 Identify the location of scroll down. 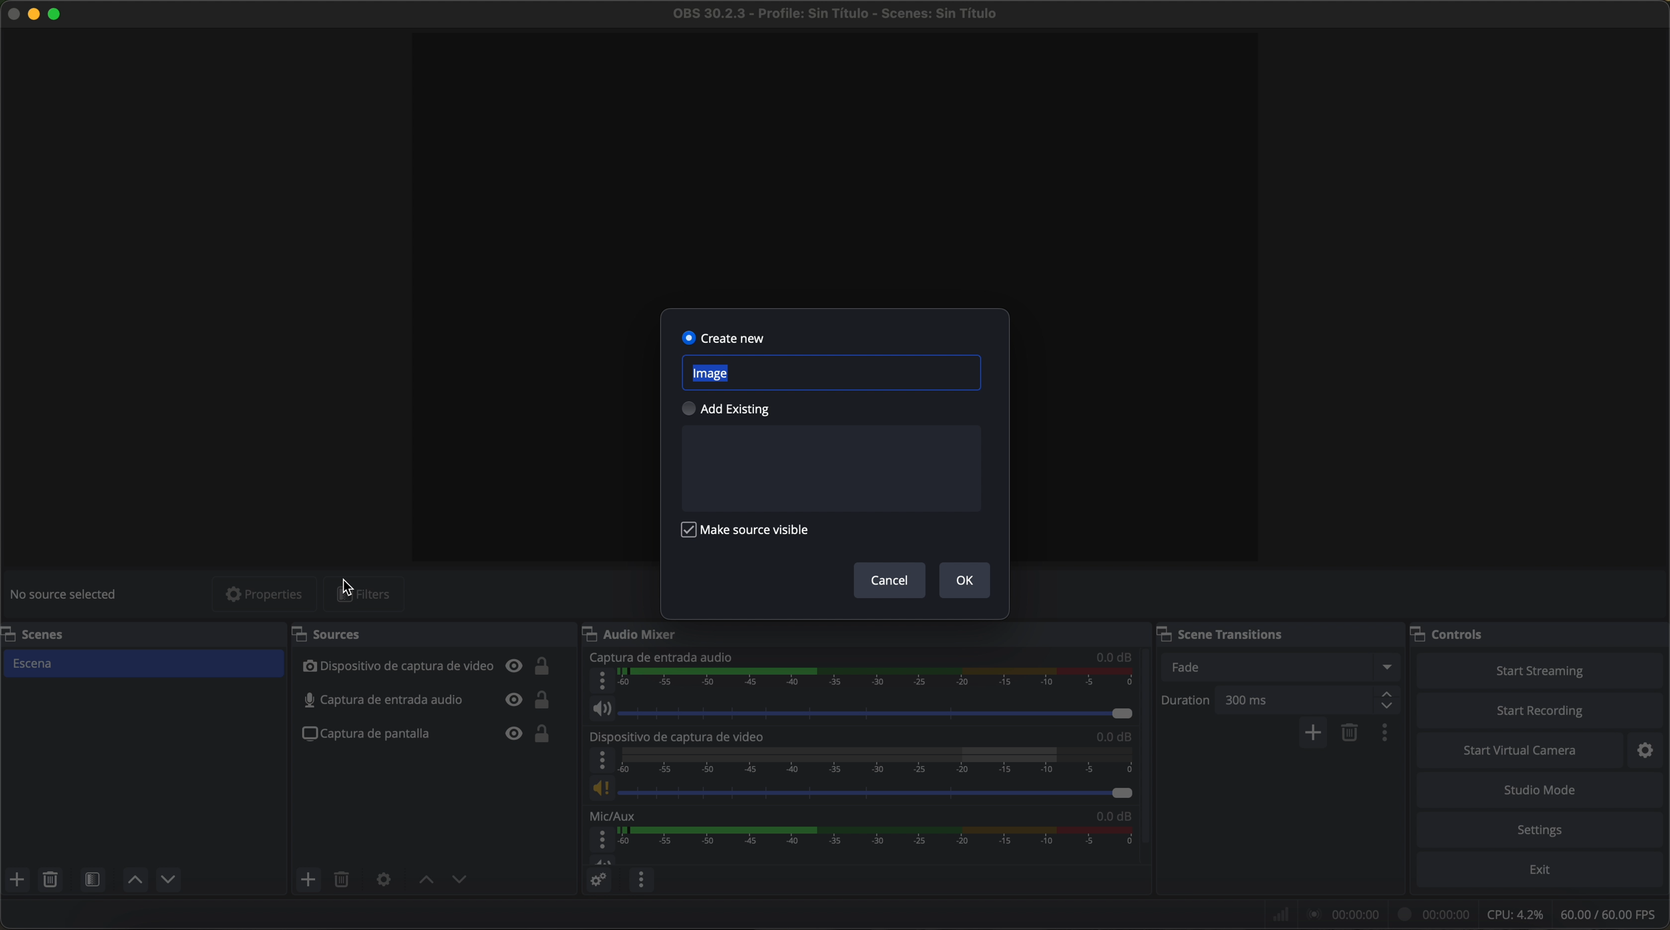
(1147, 733).